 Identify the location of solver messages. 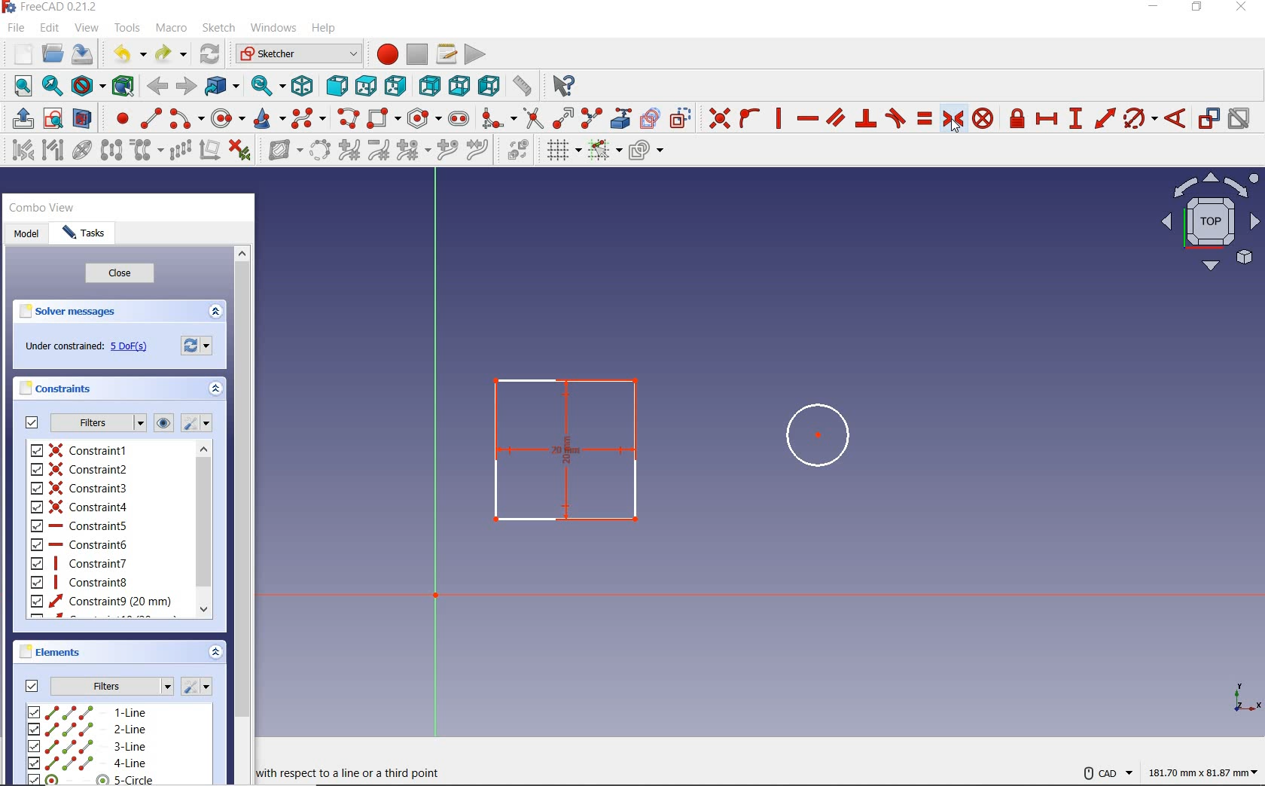
(68, 311).